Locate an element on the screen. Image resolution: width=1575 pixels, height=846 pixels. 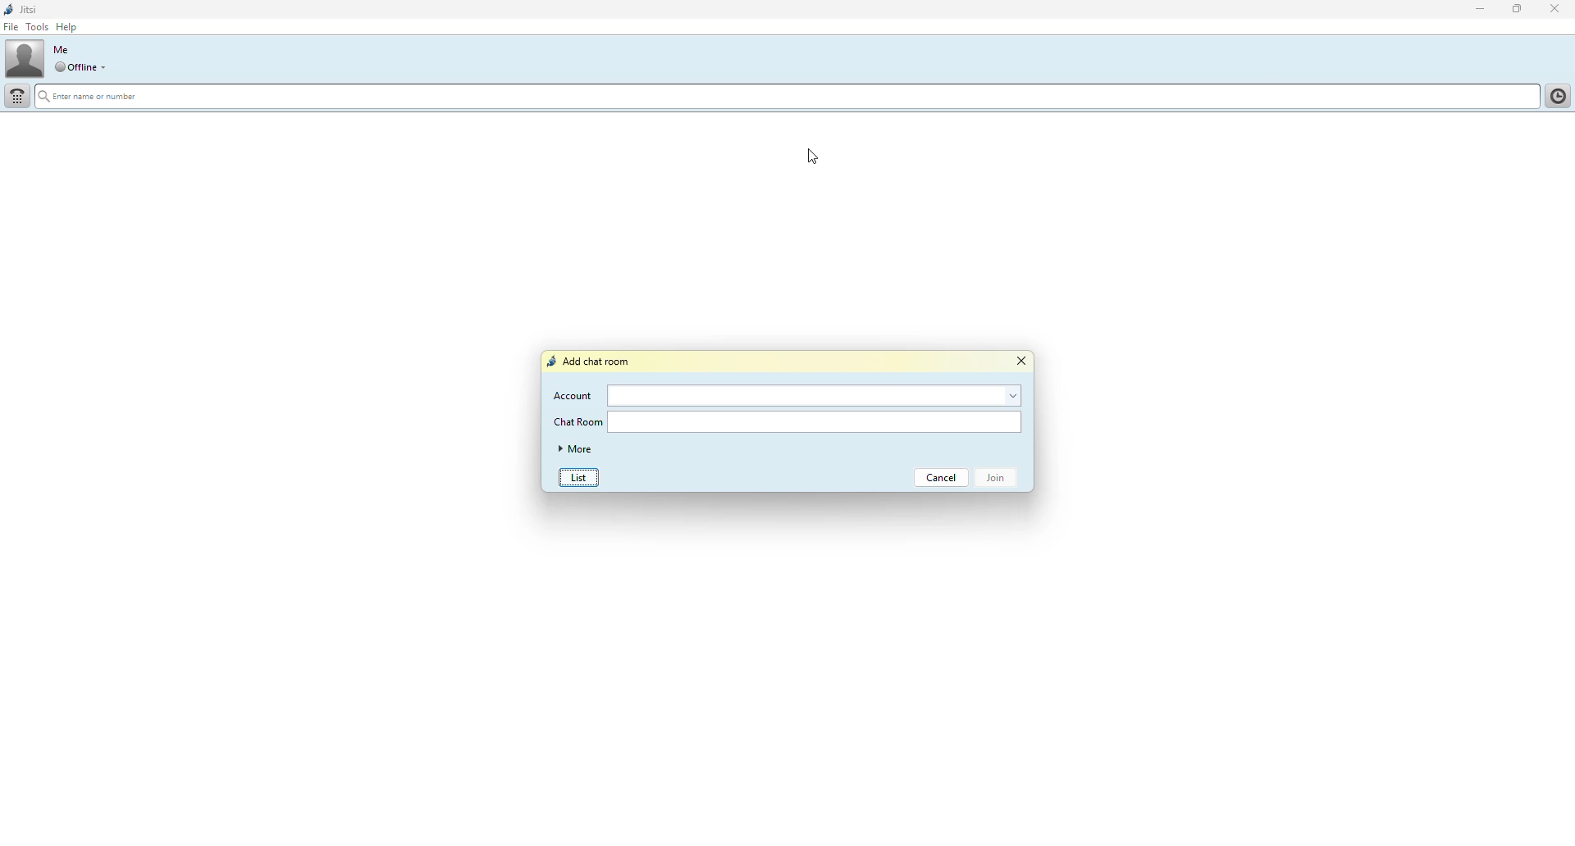
drop down is located at coordinates (107, 67).